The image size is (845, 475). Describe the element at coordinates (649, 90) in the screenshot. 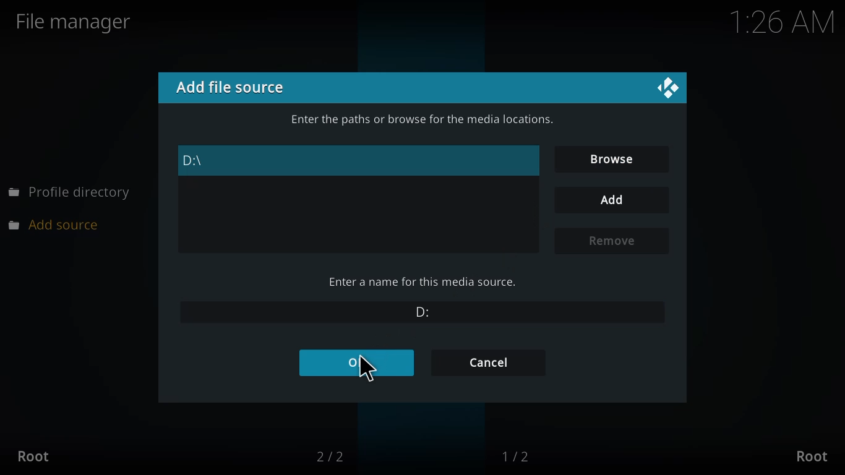

I see `close` at that location.